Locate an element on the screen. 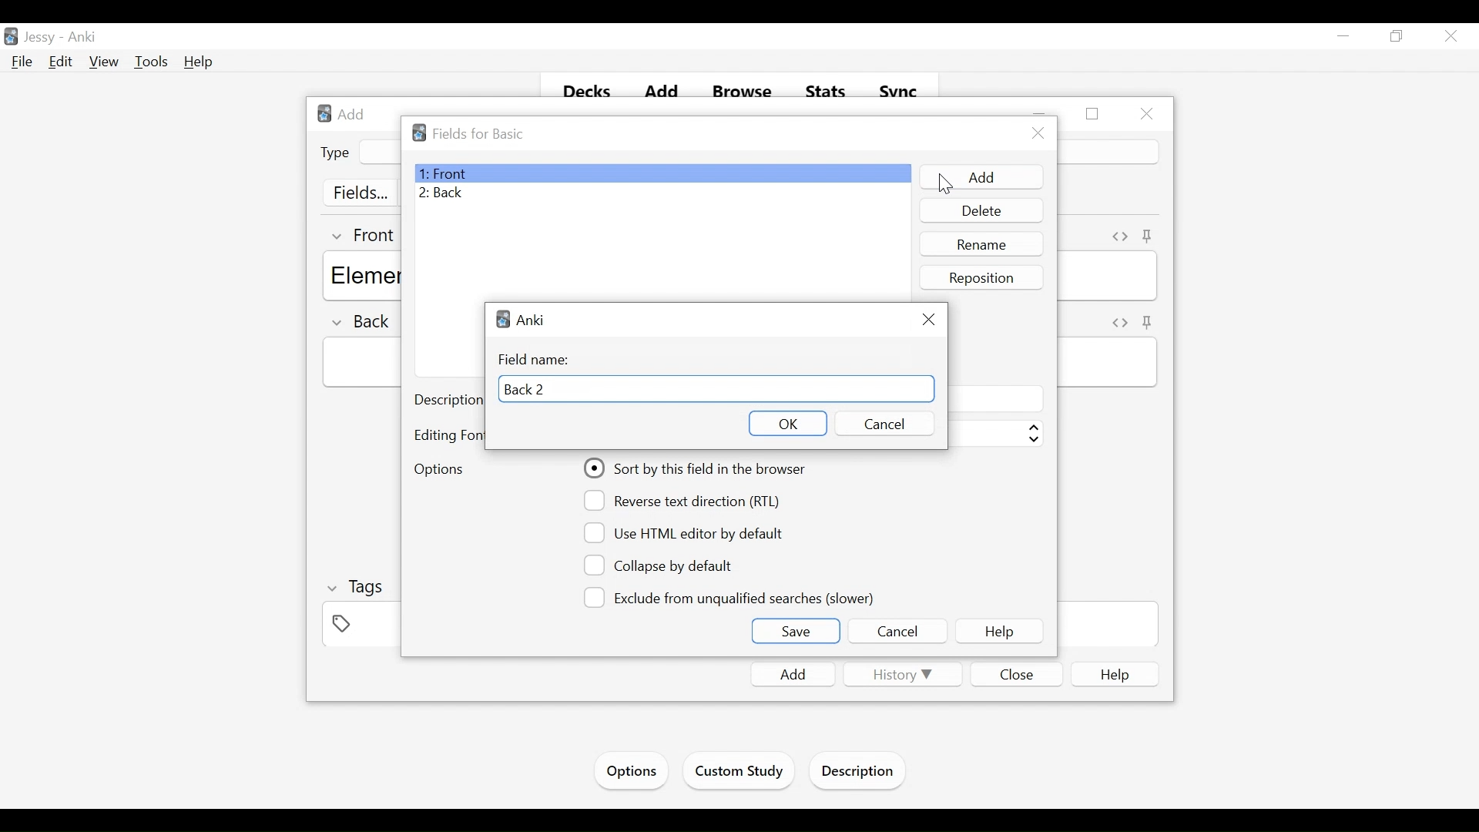 This screenshot has width=1479, height=832. Tools is located at coordinates (151, 62).